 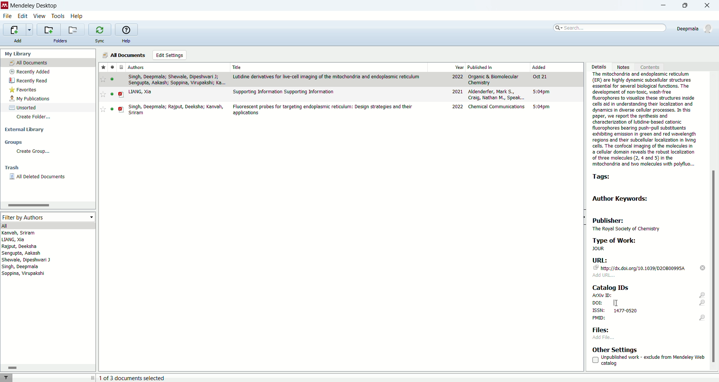 What do you see at coordinates (630, 224) in the screenshot?
I see `publisher: the royal society of chemistry` at bounding box center [630, 224].